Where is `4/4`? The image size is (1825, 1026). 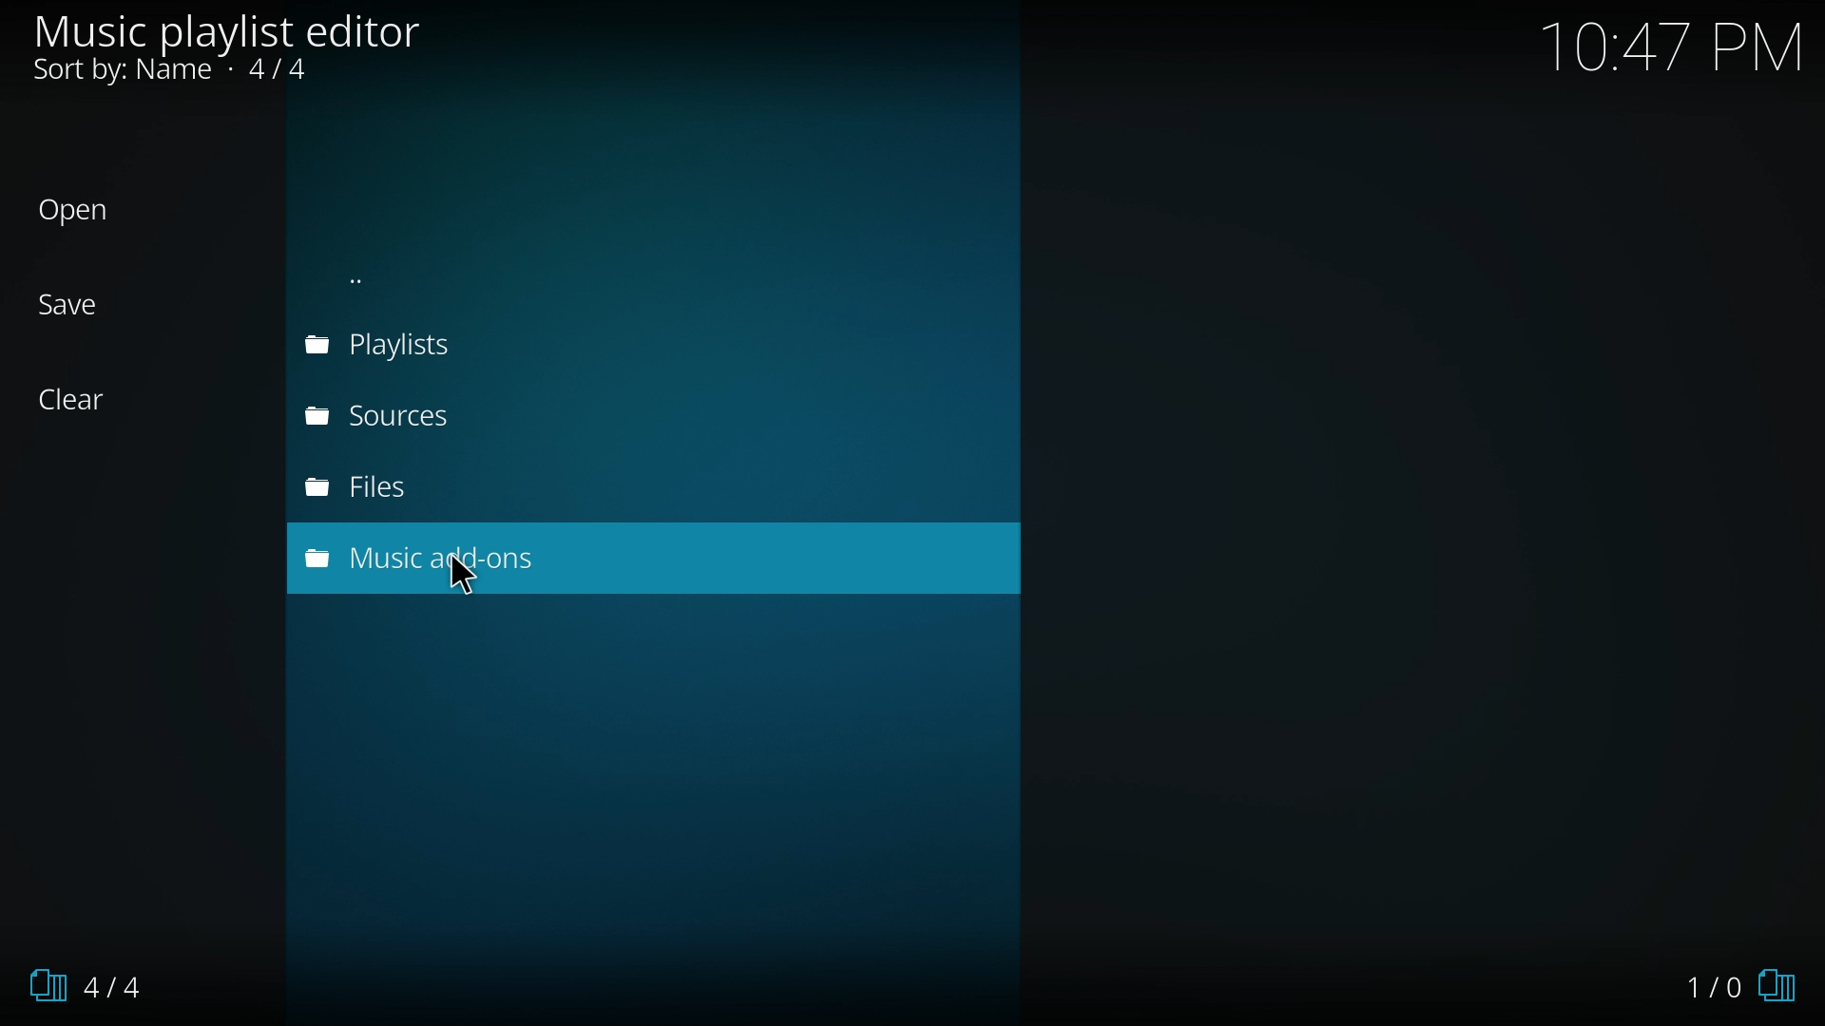 4/4 is located at coordinates (98, 983).